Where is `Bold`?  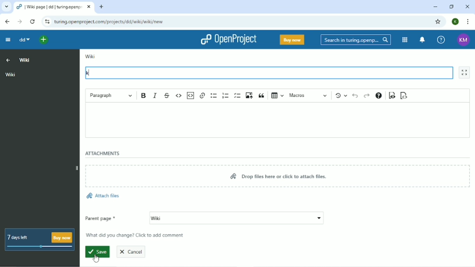
Bold is located at coordinates (144, 95).